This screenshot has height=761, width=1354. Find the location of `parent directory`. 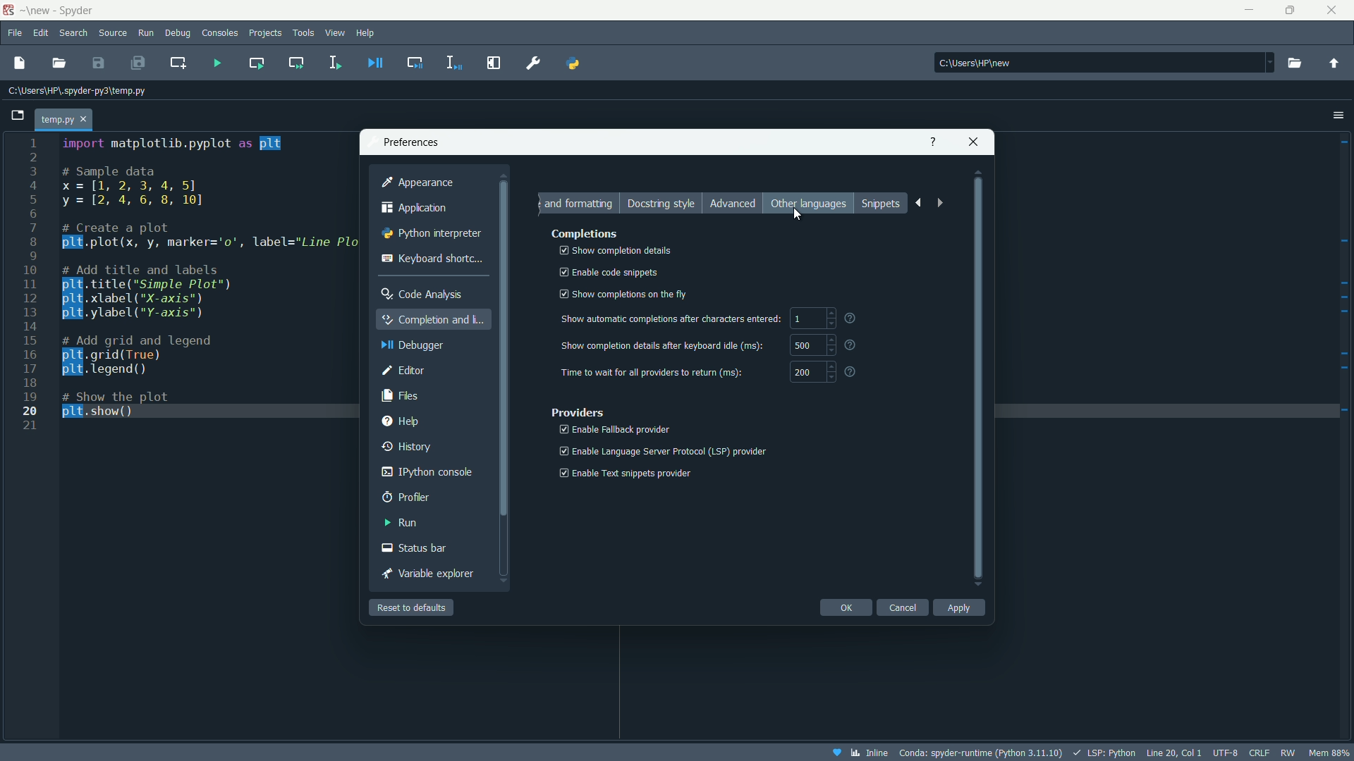

parent directory is located at coordinates (1334, 63).